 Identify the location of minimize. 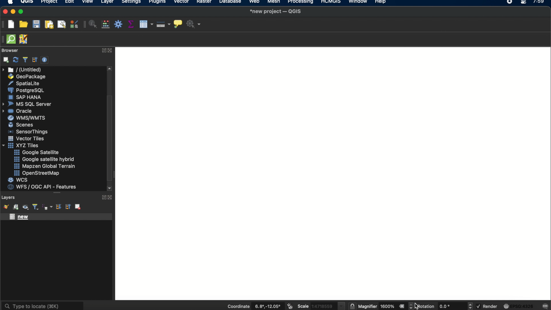
(13, 12).